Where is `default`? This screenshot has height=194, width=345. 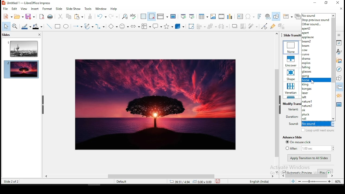
default is located at coordinates (123, 182).